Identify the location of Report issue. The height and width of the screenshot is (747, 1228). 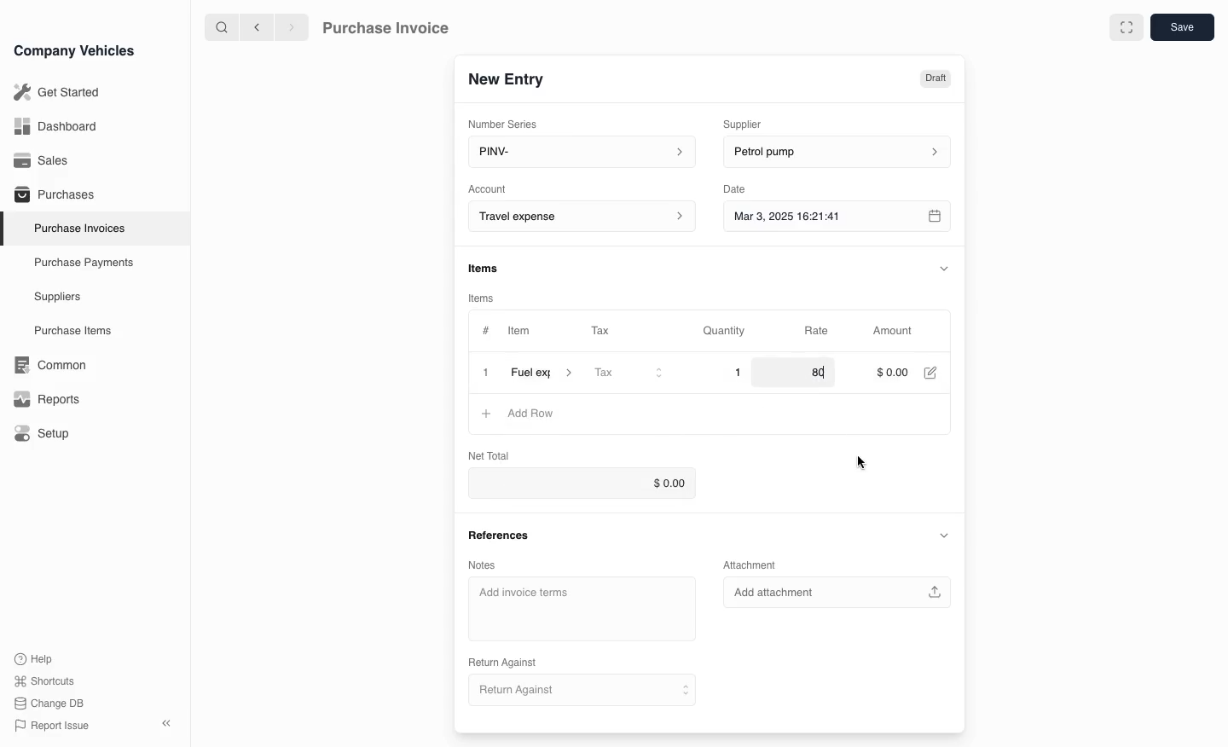
(55, 727).